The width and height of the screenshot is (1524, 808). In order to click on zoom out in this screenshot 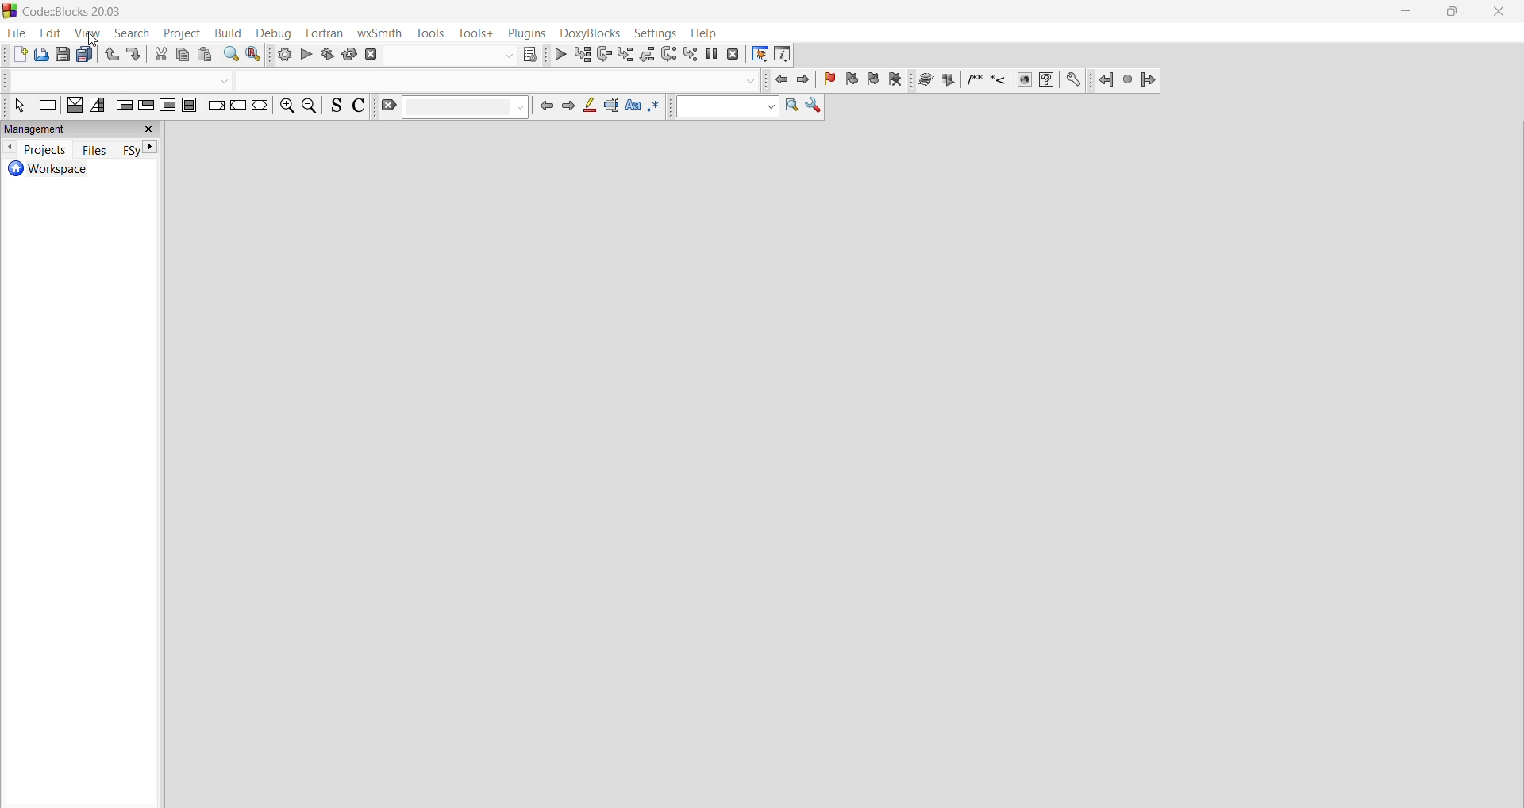, I will do `click(312, 107)`.